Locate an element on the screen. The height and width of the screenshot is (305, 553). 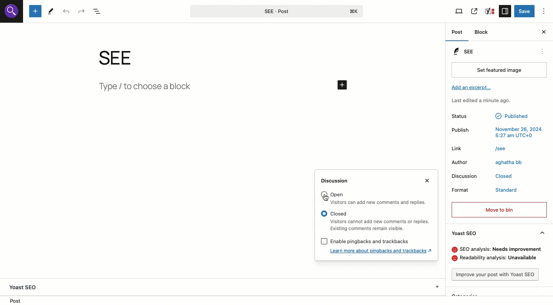
logo is located at coordinates (11, 13).